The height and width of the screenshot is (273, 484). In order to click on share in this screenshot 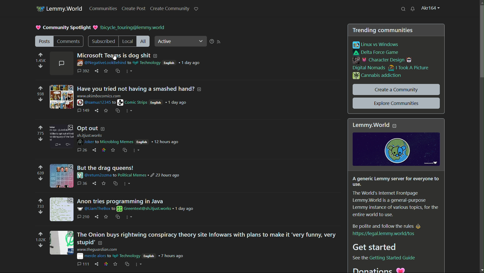, I will do `click(97, 71)`.